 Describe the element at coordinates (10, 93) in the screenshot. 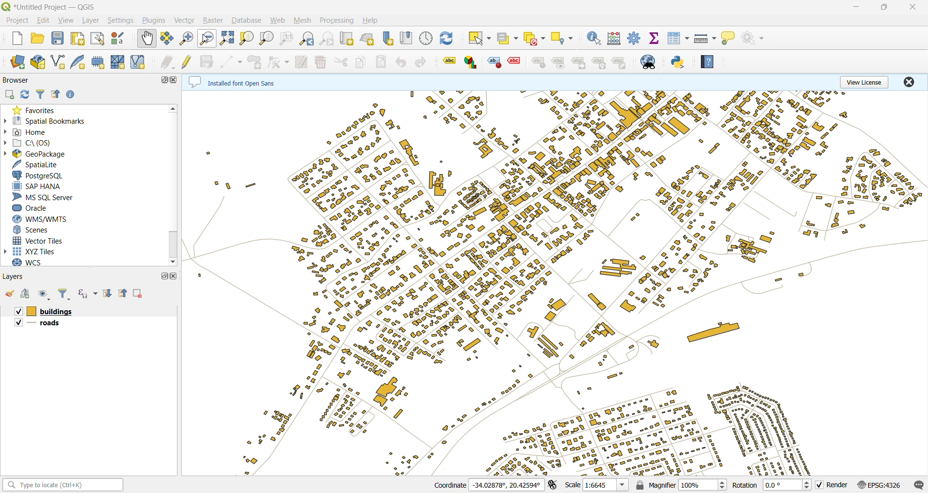

I see `add` at that location.